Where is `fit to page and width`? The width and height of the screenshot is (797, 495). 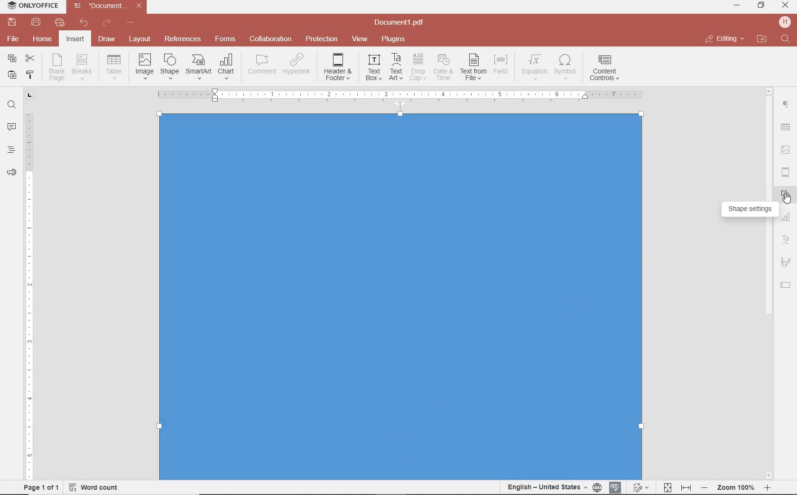
fit to page and width is located at coordinates (676, 488).